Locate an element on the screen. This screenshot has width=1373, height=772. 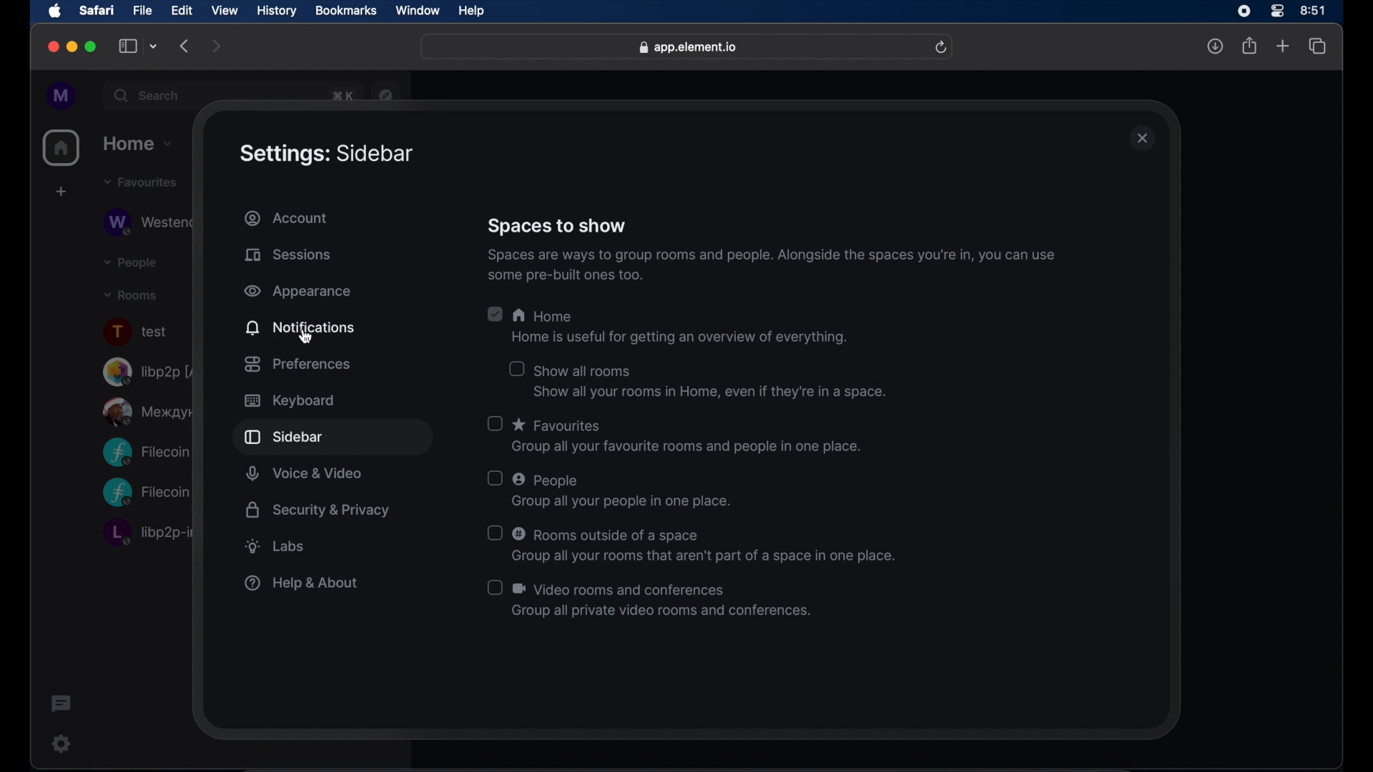
backward is located at coordinates (184, 46).